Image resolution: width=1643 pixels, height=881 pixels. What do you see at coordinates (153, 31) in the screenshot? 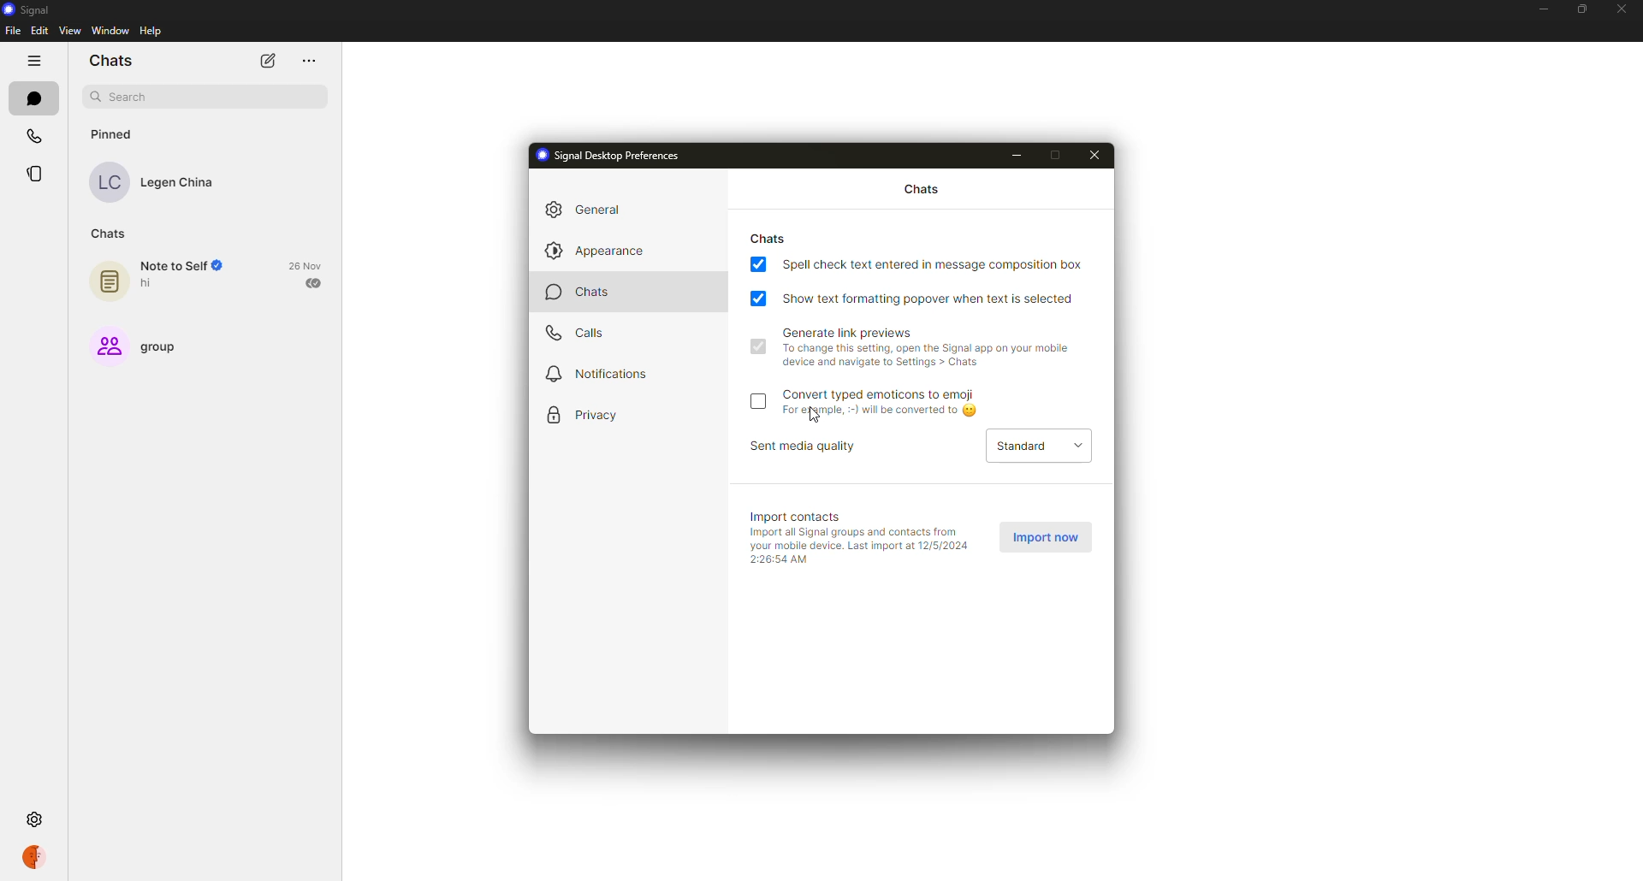
I see `help` at bounding box center [153, 31].